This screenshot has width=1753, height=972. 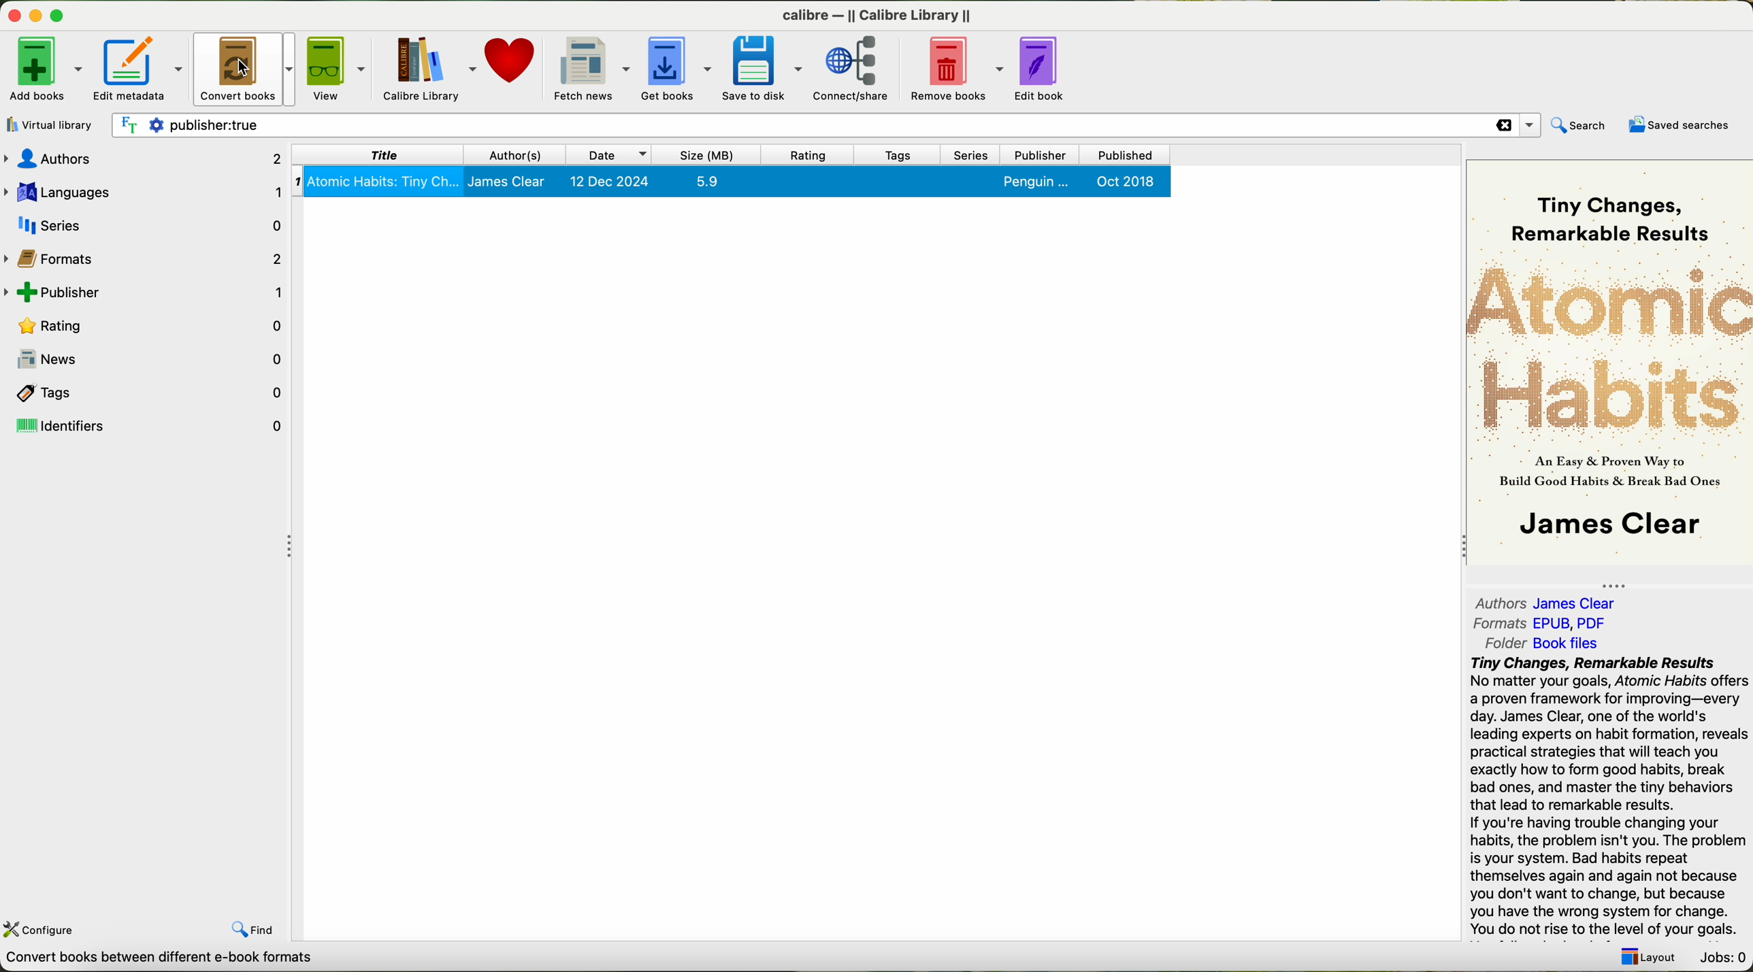 What do you see at coordinates (956, 68) in the screenshot?
I see `remove books` at bounding box center [956, 68].